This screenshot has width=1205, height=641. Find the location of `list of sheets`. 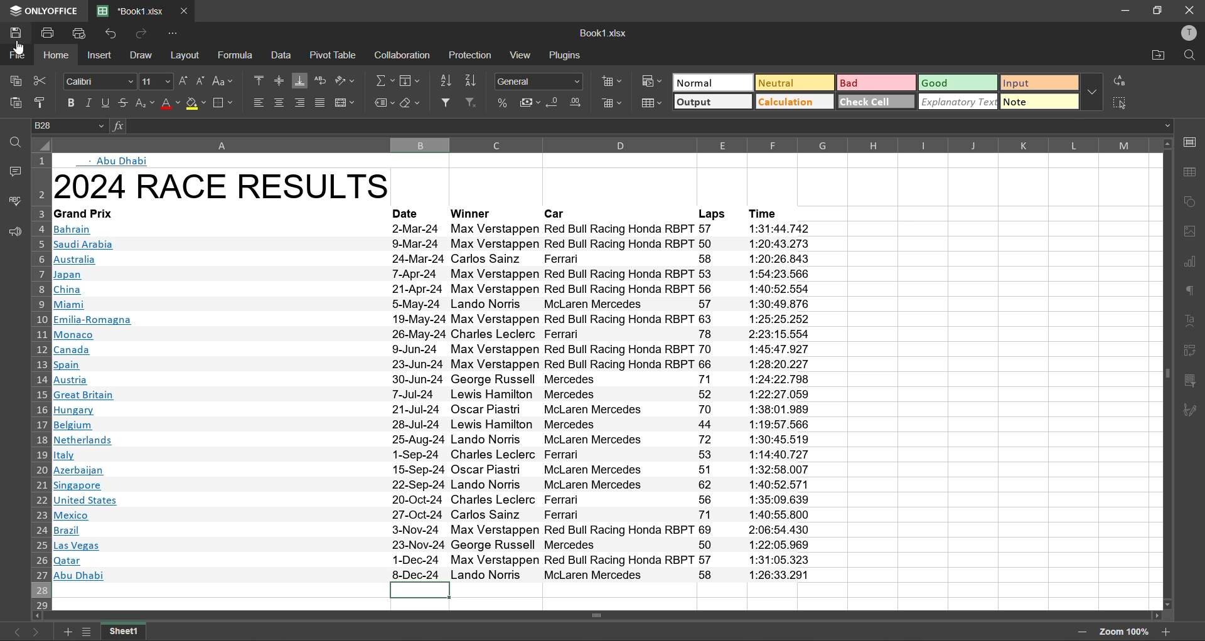

list of sheets is located at coordinates (88, 632).